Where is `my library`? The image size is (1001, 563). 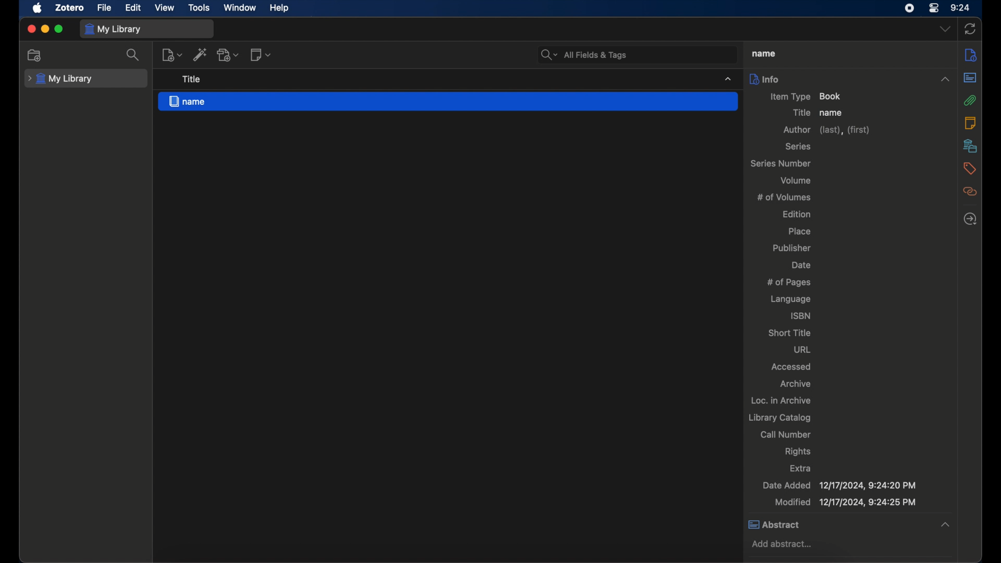 my library is located at coordinates (114, 30).